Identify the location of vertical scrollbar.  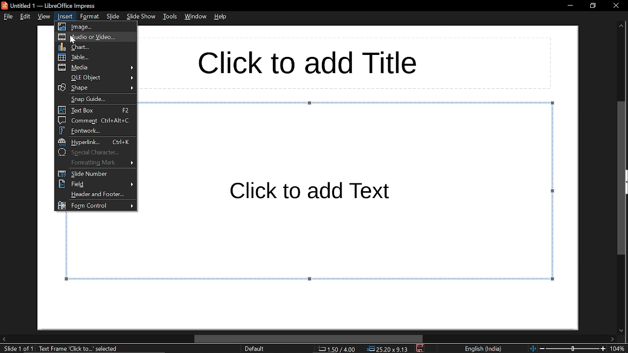
(623, 177).